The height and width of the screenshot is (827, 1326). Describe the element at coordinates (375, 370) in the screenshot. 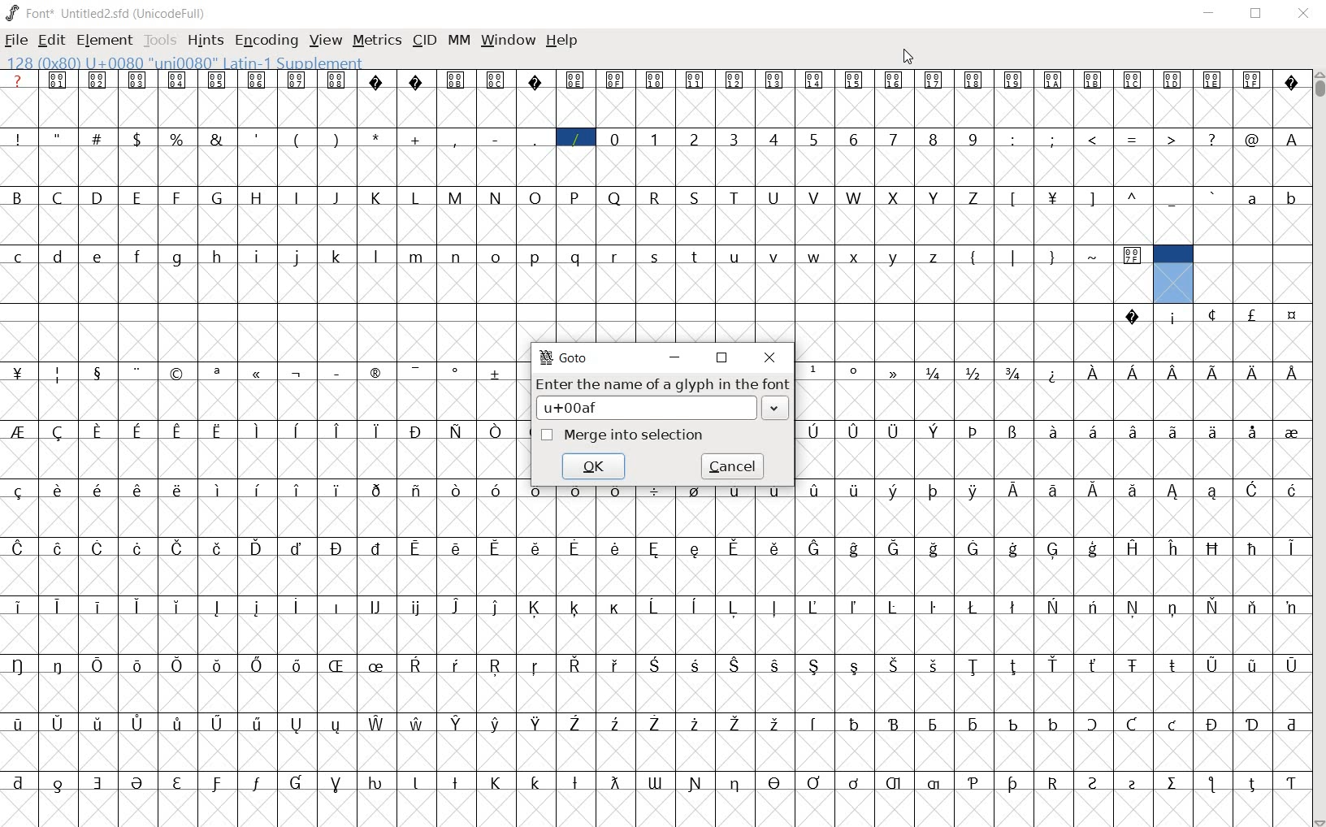

I see `Symbol` at that location.